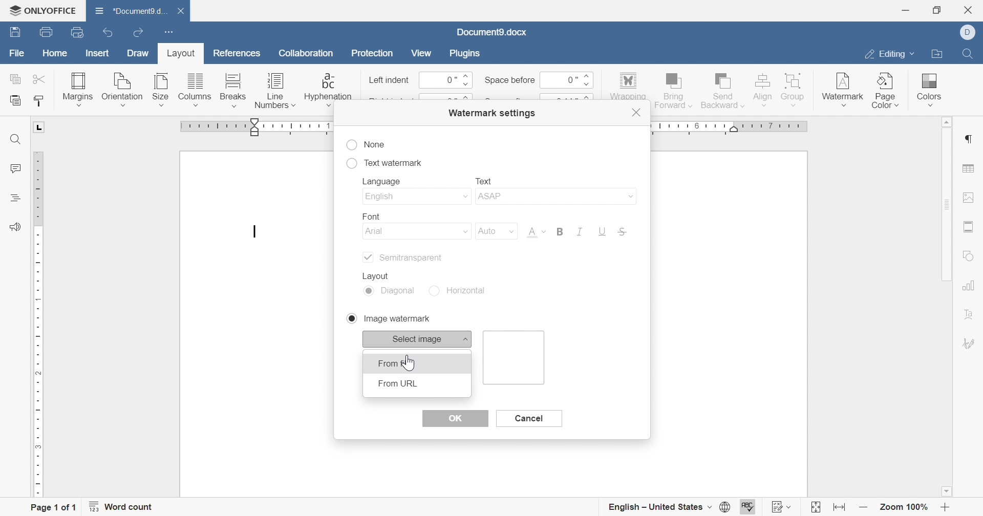 Image resolution: width=983 pixels, height=516 pixels. Describe the element at coordinates (17, 56) in the screenshot. I see `file` at that location.